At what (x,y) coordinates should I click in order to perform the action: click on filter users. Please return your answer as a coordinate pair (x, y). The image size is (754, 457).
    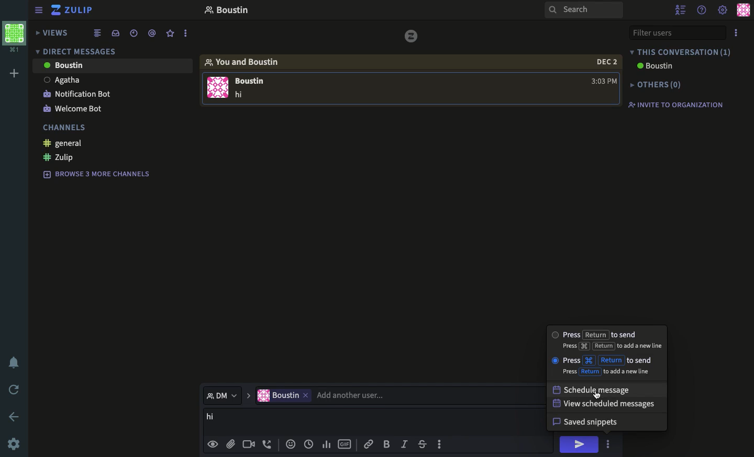
    Looking at the image, I should click on (678, 33).